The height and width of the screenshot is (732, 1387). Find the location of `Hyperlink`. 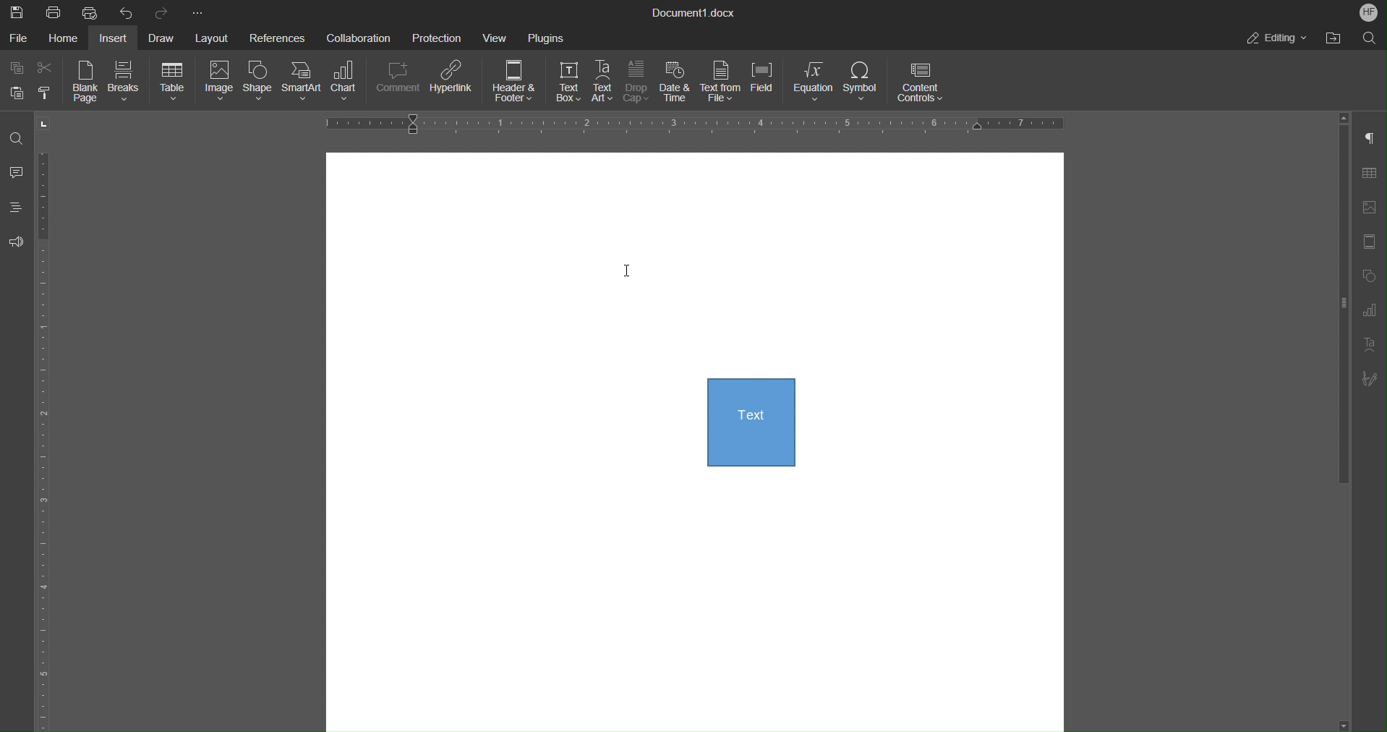

Hyperlink is located at coordinates (454, 83).